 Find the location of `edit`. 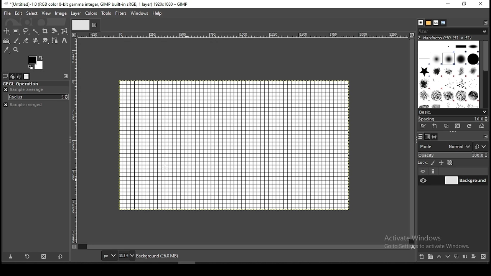

edit is located at coordinates (18, 13).